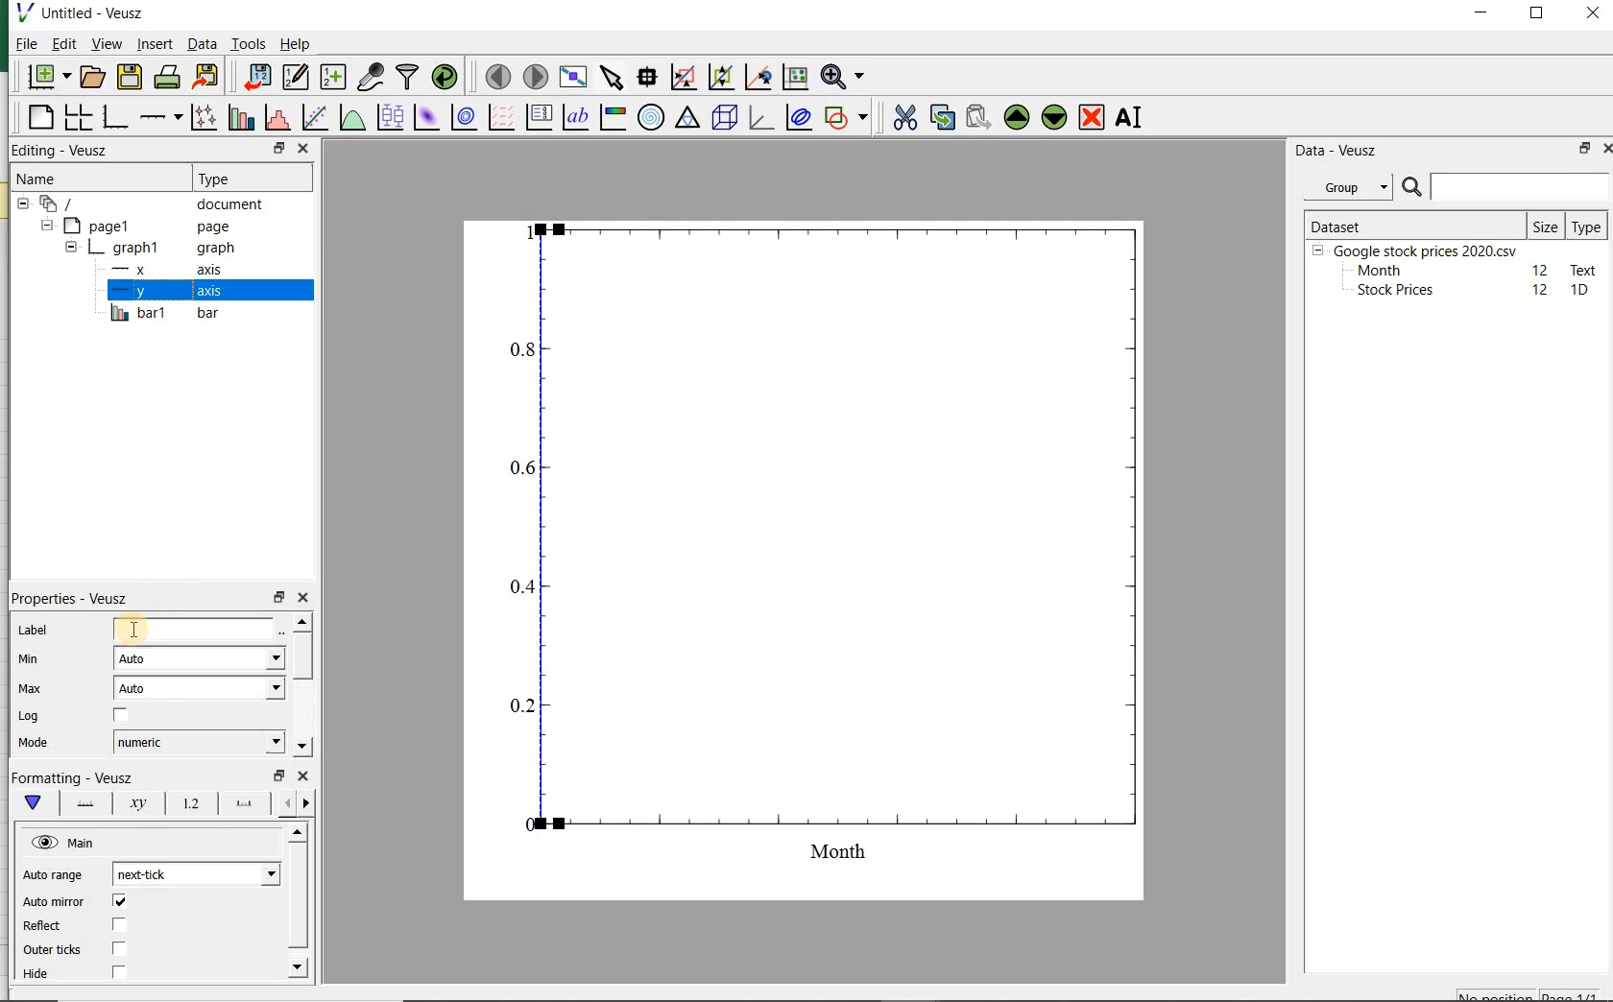  I want to click on restore, so click(279, 149).